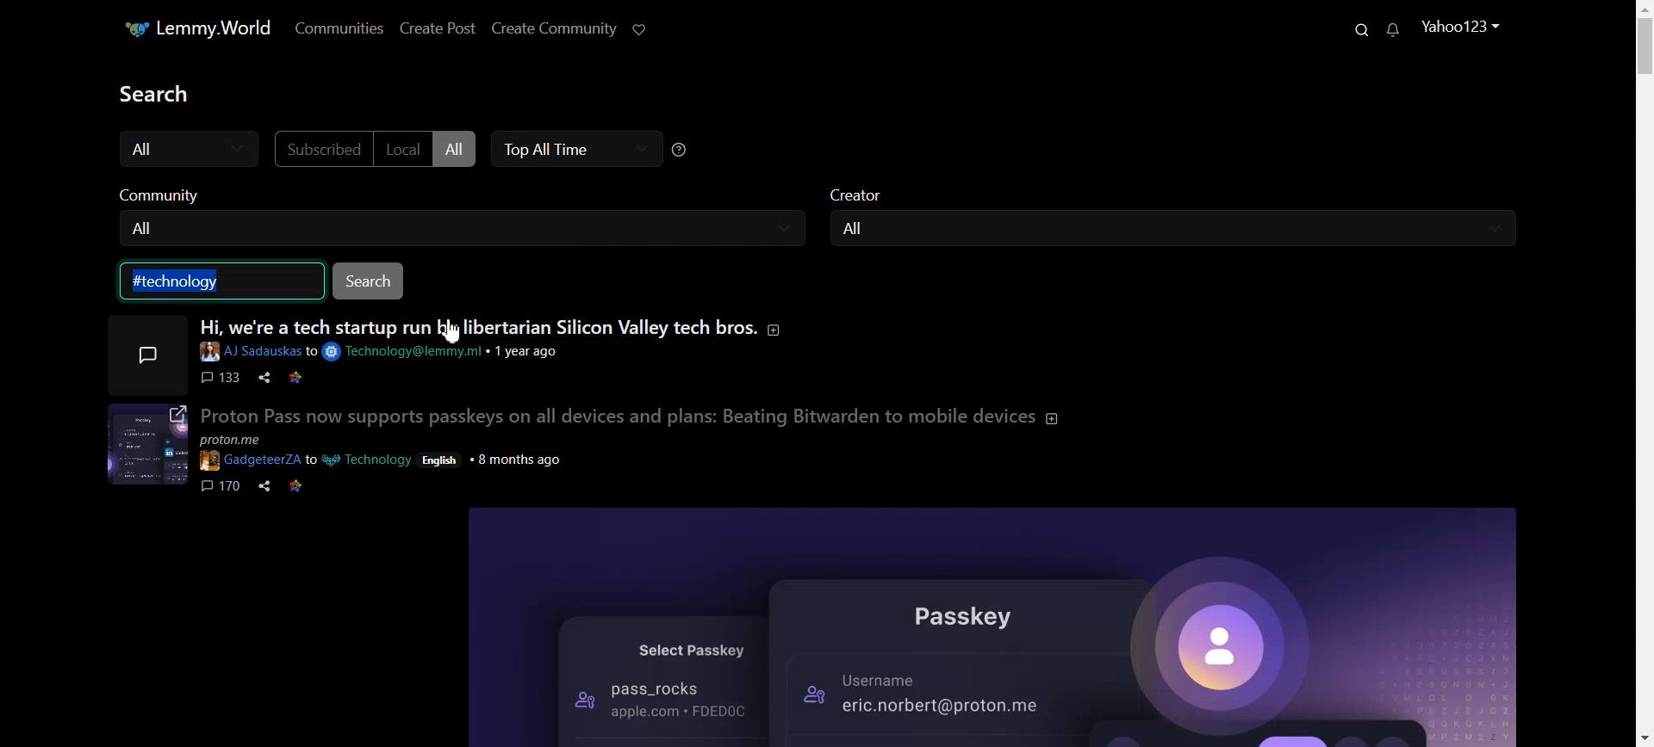  Describe the element at coordinates (176, 94) in the screenshot. I see `Text` at that location.